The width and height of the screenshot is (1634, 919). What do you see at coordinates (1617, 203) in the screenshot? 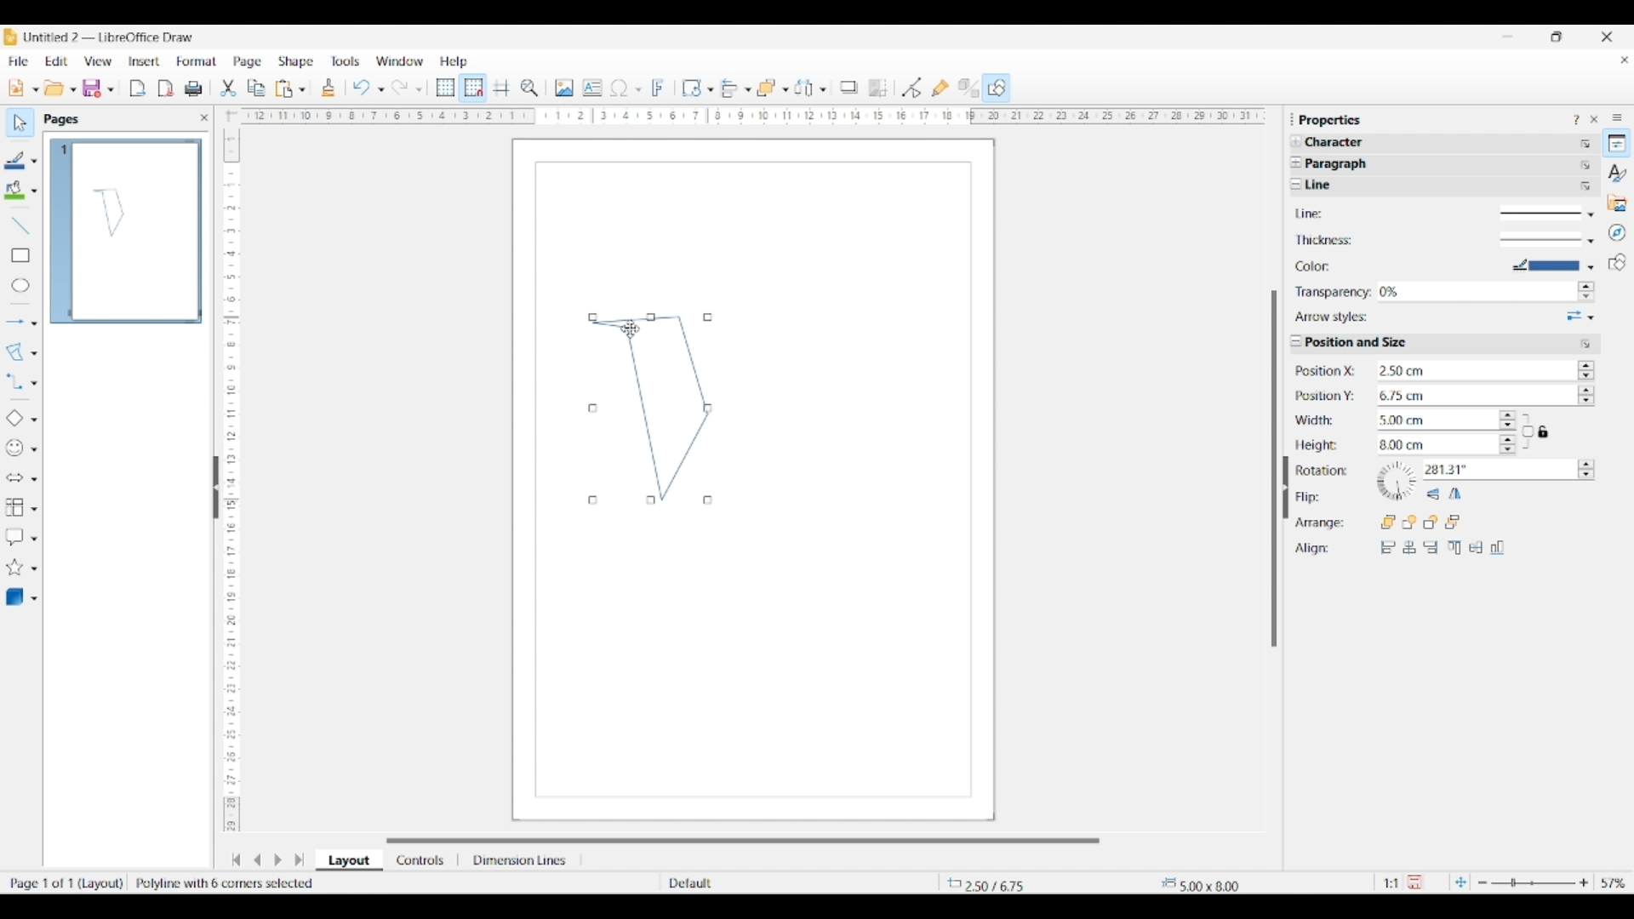
I see `Gallery` at bounding box center [1617, 203].